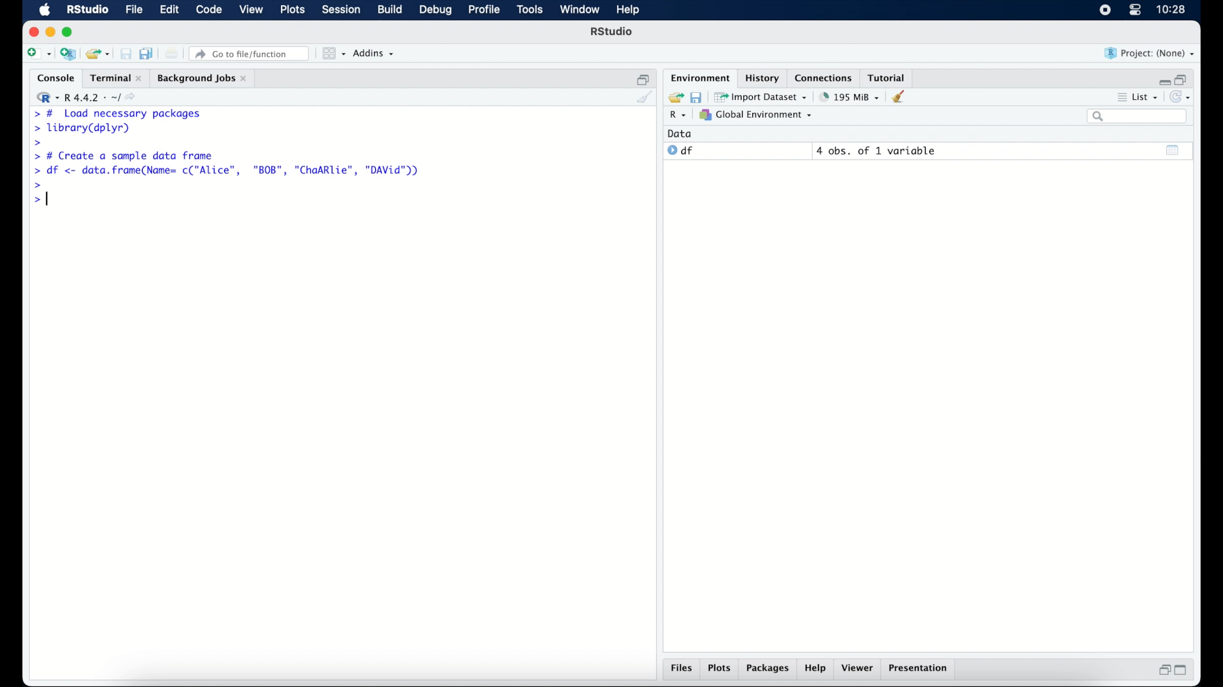  Describe the element at coordinates (1104, 10) in the screenshot. I see `screen recorder icon` at that location.